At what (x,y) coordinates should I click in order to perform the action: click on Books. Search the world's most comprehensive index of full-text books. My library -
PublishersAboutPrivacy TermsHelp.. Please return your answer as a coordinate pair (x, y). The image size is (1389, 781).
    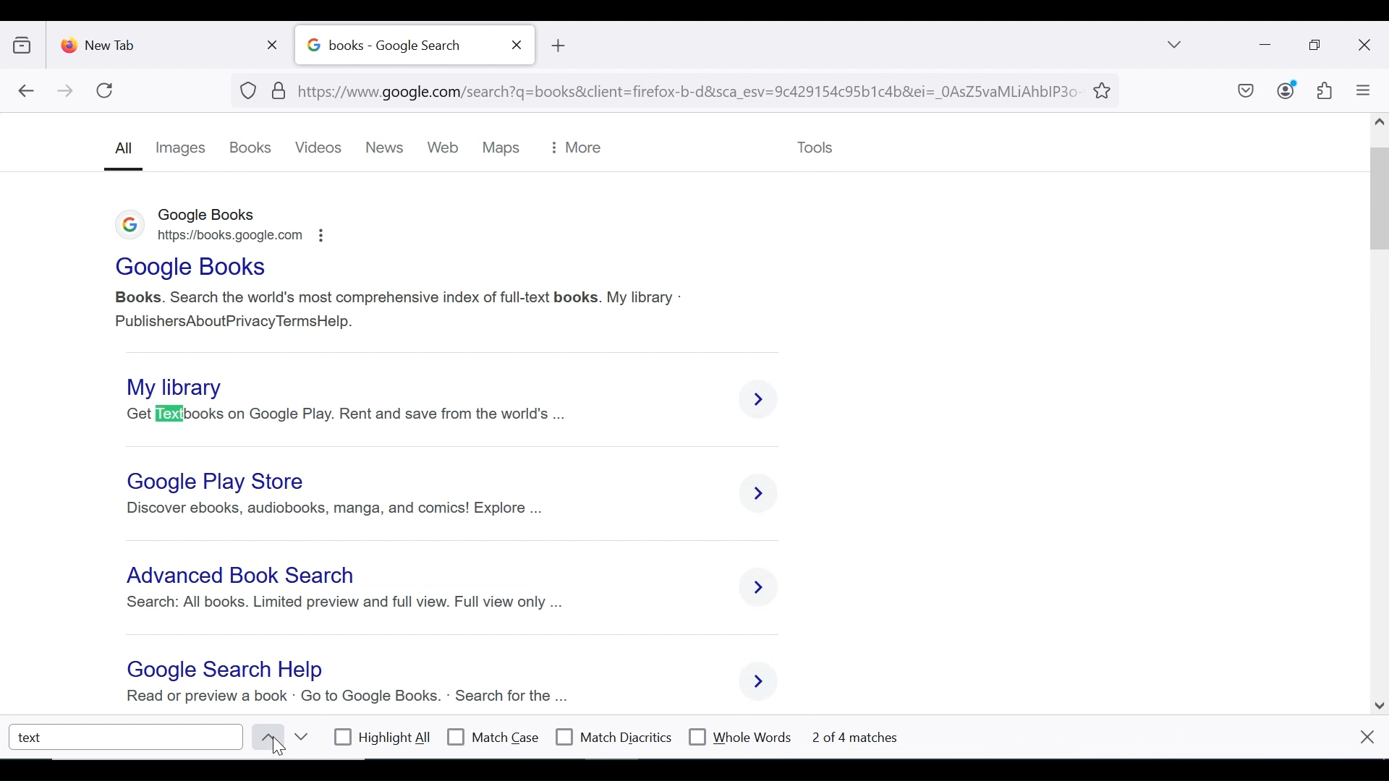
    Looking at the image, I should click on (399, 307).